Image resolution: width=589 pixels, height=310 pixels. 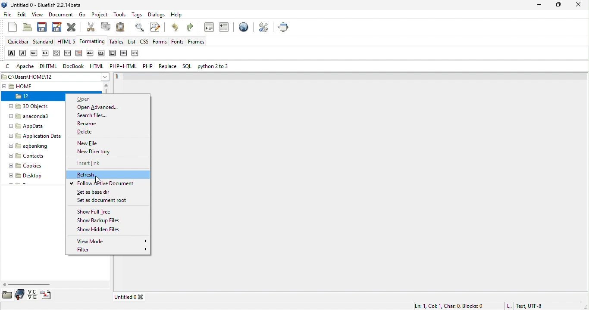 What do you see at coordinates (242, 28) in the screenshot?
I see `preview in browser` at bounding box center [242, 28].